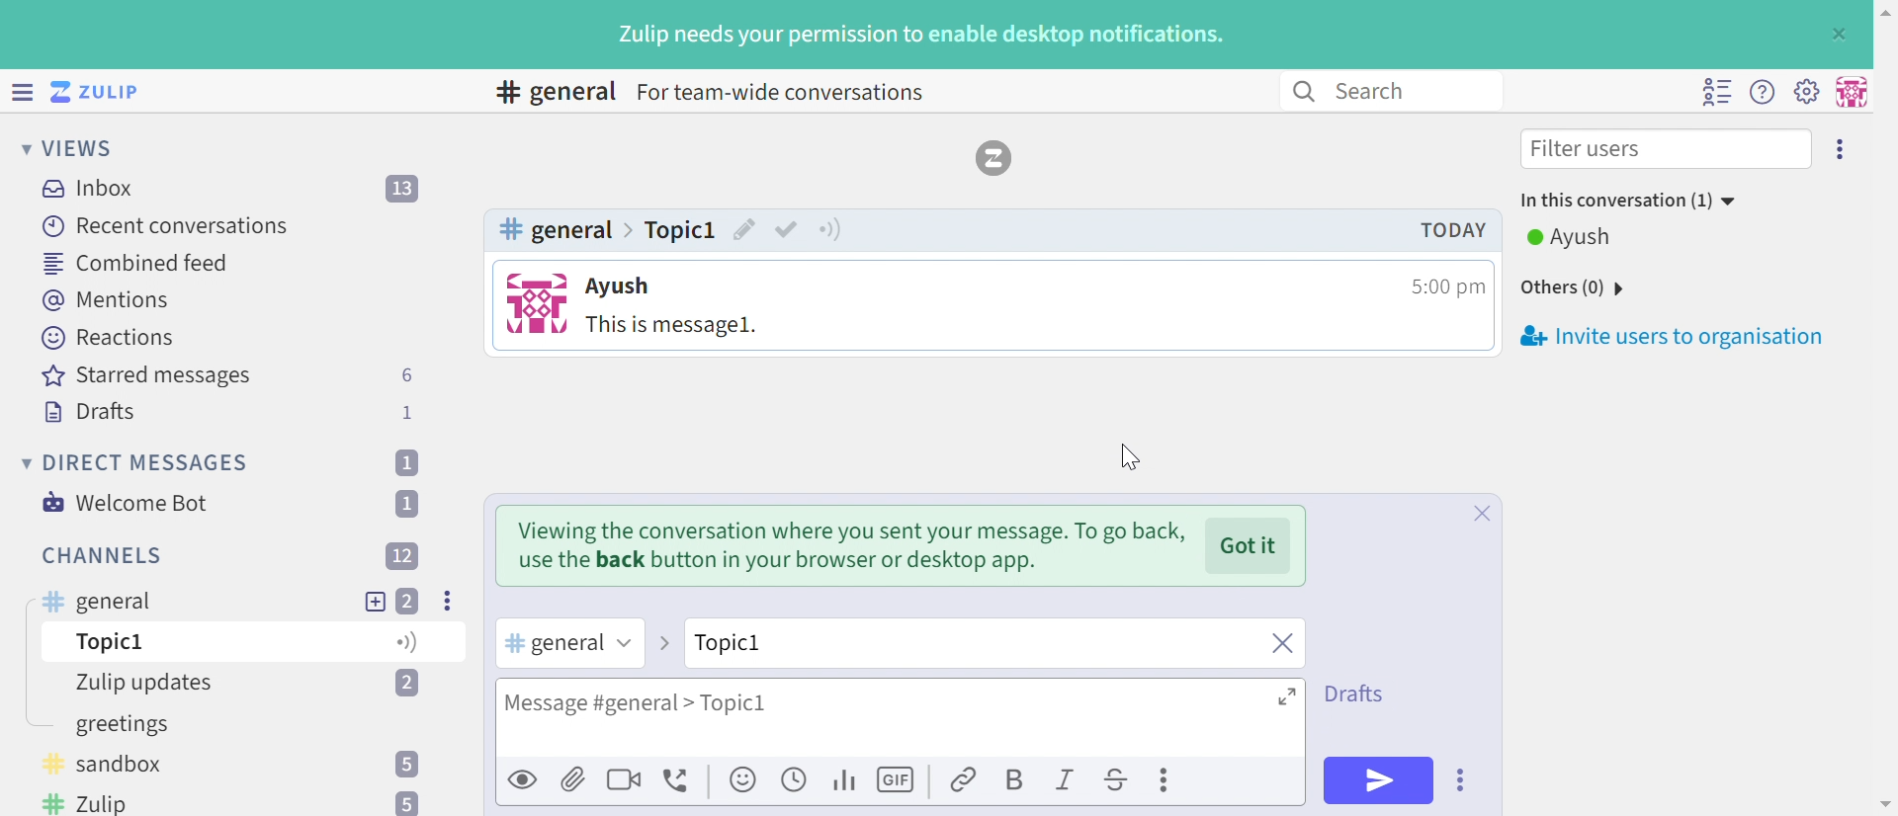 The height and width of the screenshot is (816, 1898). I want to click on Drop Down, so click(1737, 203).